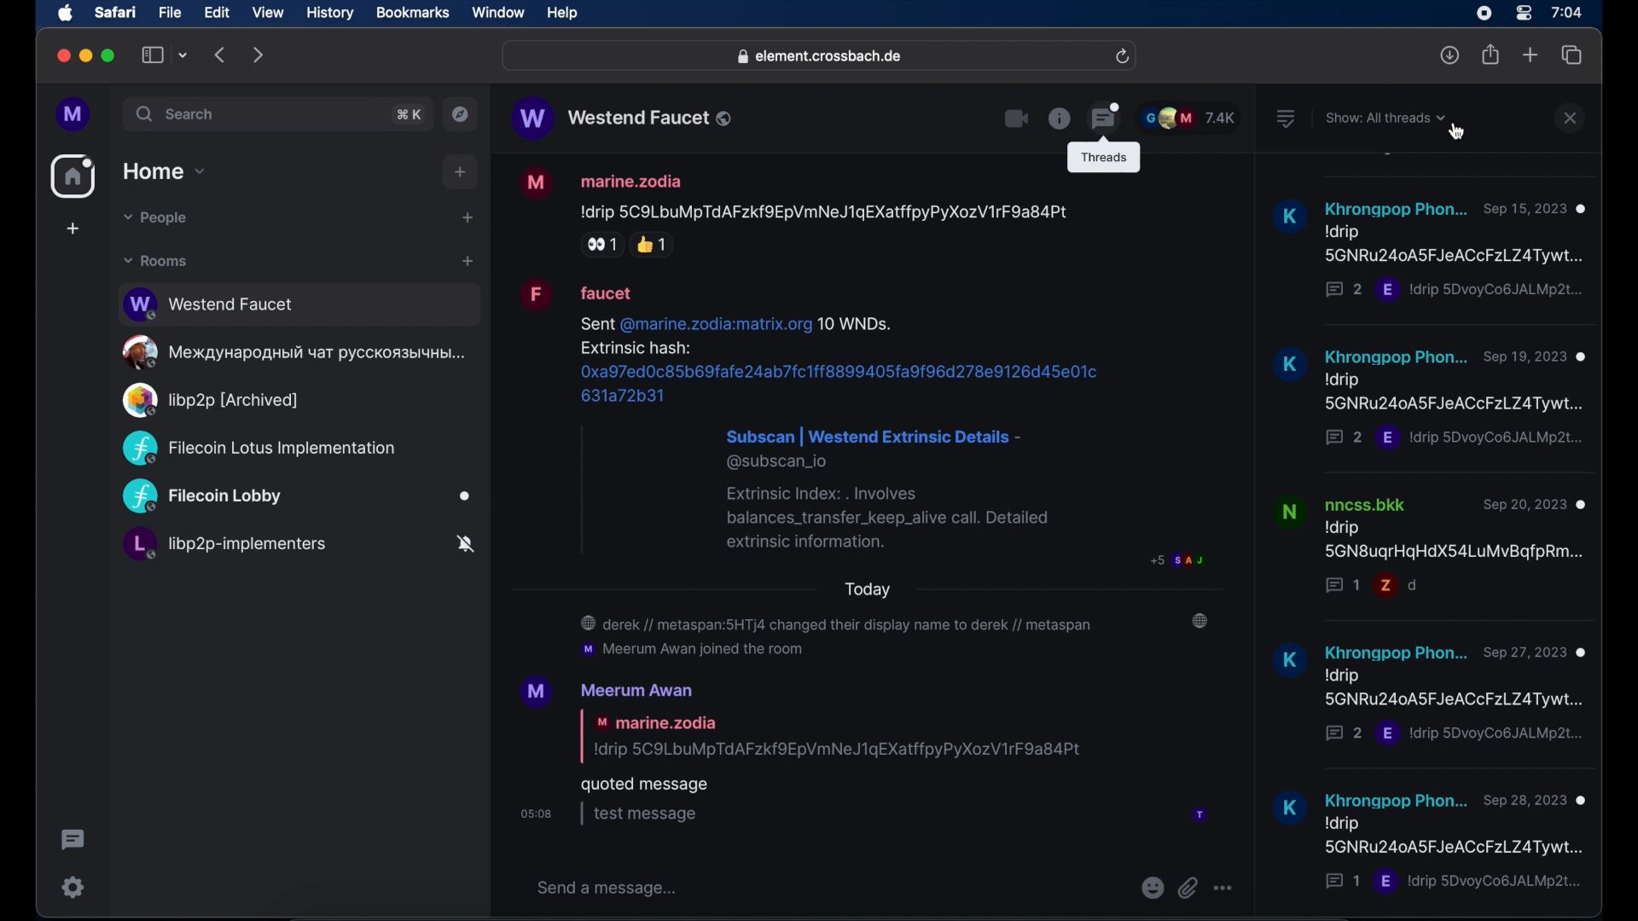  Describe the element at coordinates (1153, 889) in the screenshot. I see `emojis` at that location.